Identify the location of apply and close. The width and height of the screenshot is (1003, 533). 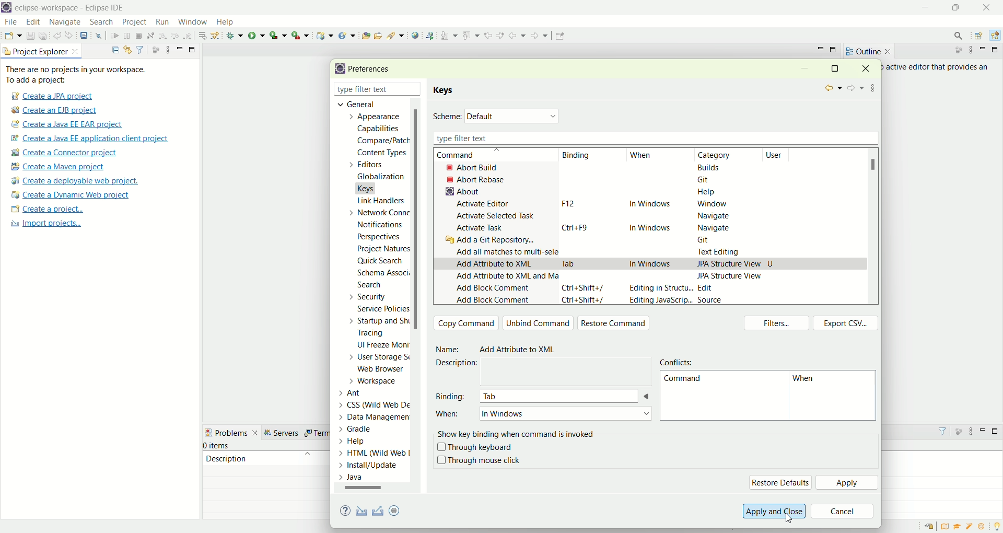
(773, 511).